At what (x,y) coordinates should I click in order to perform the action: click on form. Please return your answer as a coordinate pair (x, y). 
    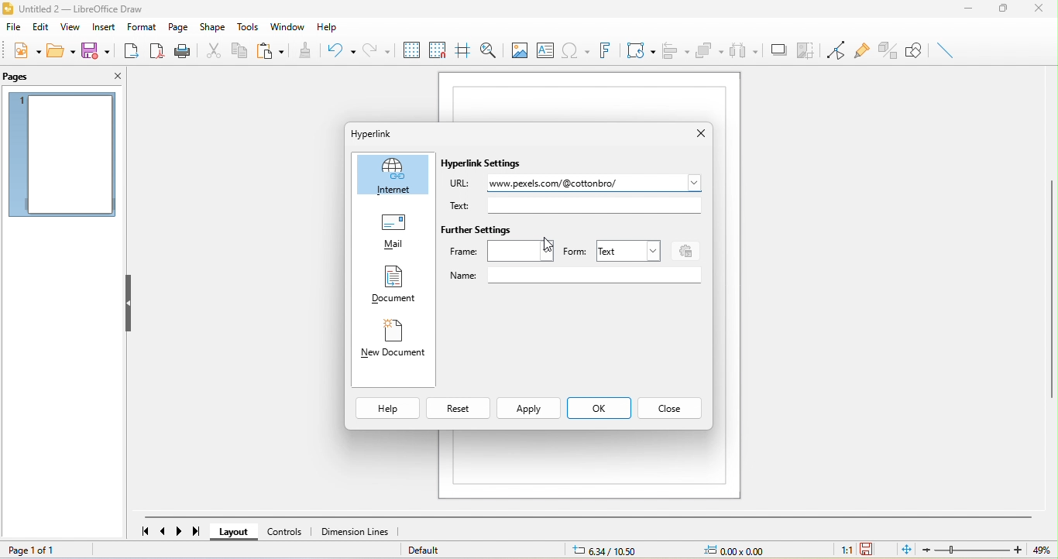
    Looking at the image, I should click on (575, 251).